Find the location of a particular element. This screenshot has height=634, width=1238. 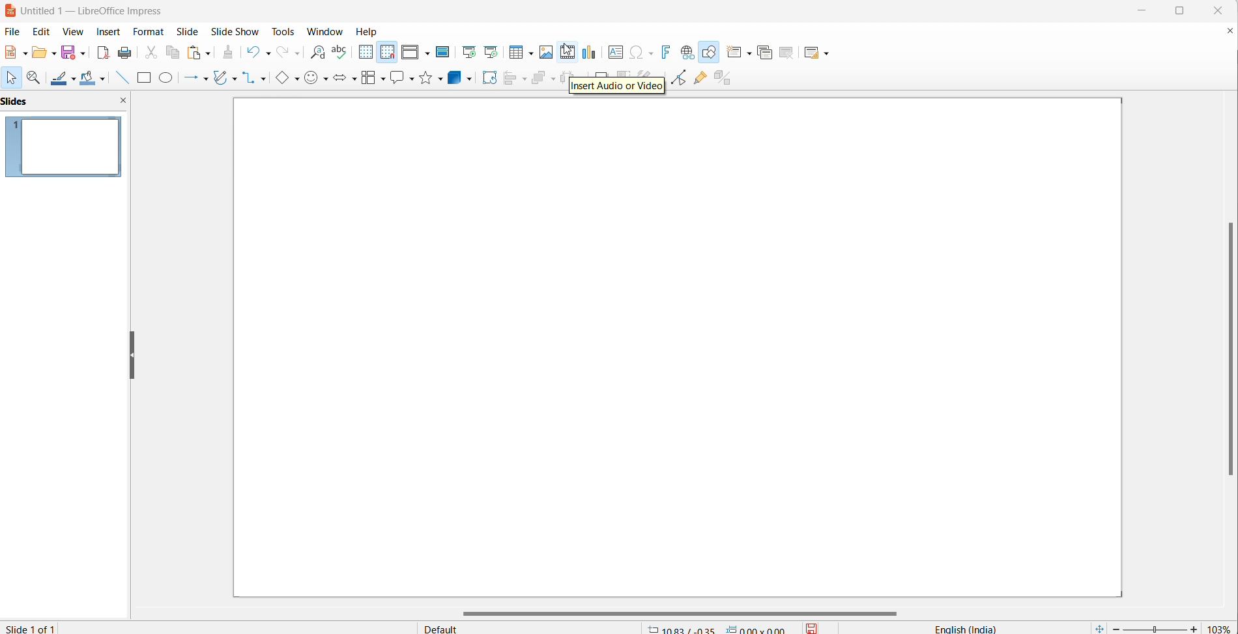

undo options is located at coordinates (266, 53).